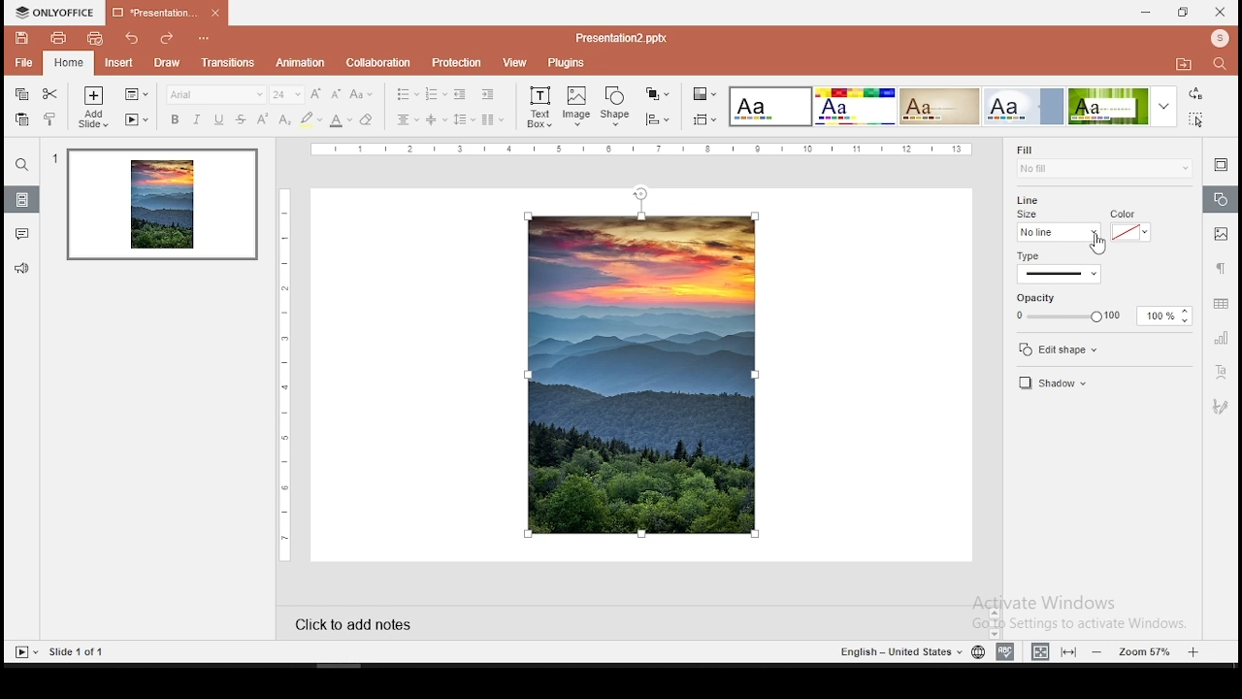 Image resolution: width=1242 pixels, height=699 pixels. I want to click on file, so click(22, 61).